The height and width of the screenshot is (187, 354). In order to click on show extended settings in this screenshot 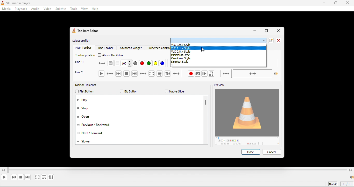, I will do `click(168, 74)`.